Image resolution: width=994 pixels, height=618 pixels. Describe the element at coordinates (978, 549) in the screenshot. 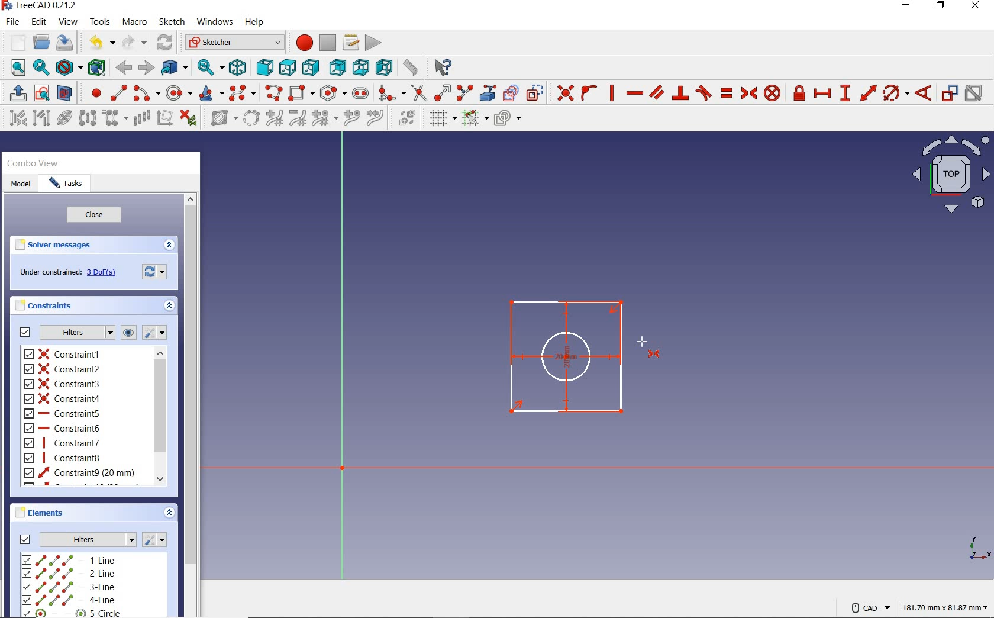

I see `xyz view` at that location.